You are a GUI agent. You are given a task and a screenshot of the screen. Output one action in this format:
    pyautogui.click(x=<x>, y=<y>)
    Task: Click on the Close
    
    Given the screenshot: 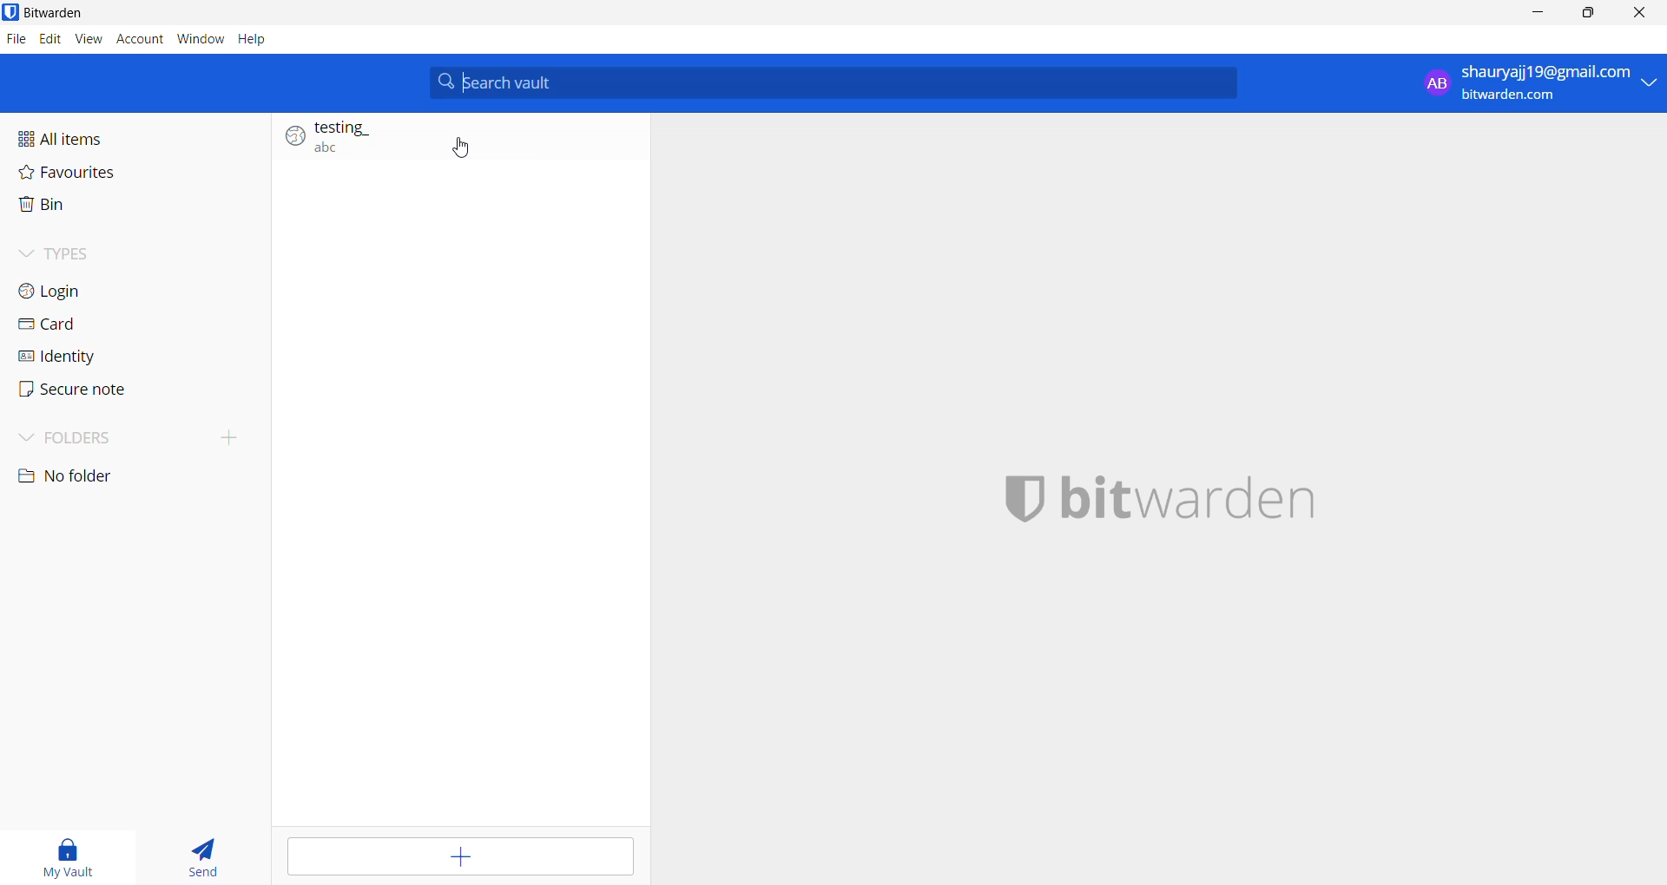 What is the action you would take?
    pyautogui.click(x=1645, y=16)
    